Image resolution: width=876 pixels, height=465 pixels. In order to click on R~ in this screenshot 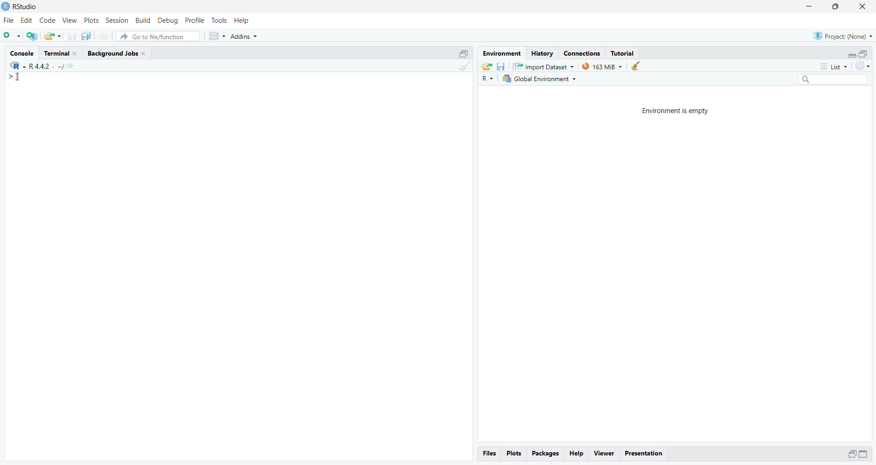, I will do `click(489, 79)`.